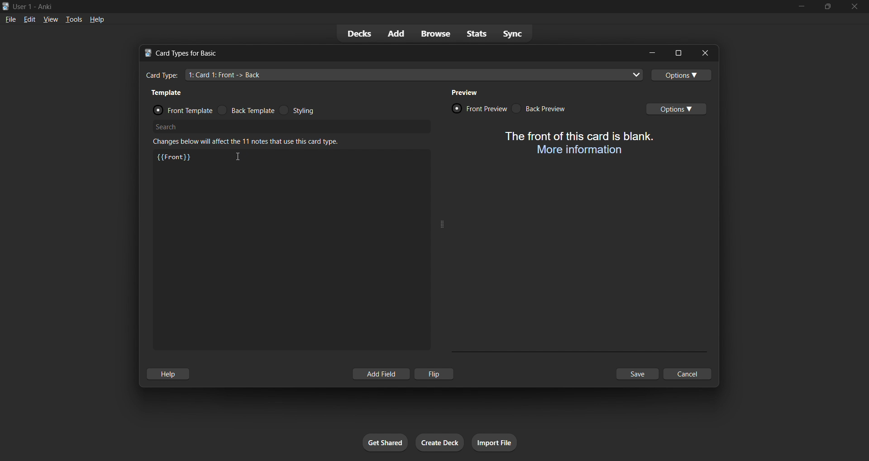  Describe the element at coordinates (681, 108) in the screenshot. I see `options toggle` at that location.